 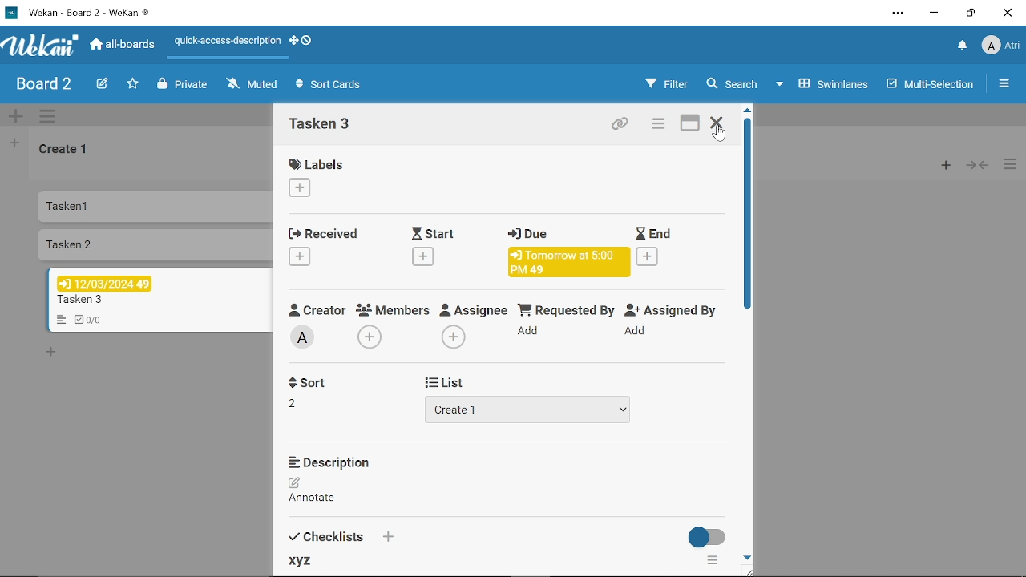 What do you see at coordinates (331, 462) in the screenshot?
I see `Description` at bounding box center [331, 462].